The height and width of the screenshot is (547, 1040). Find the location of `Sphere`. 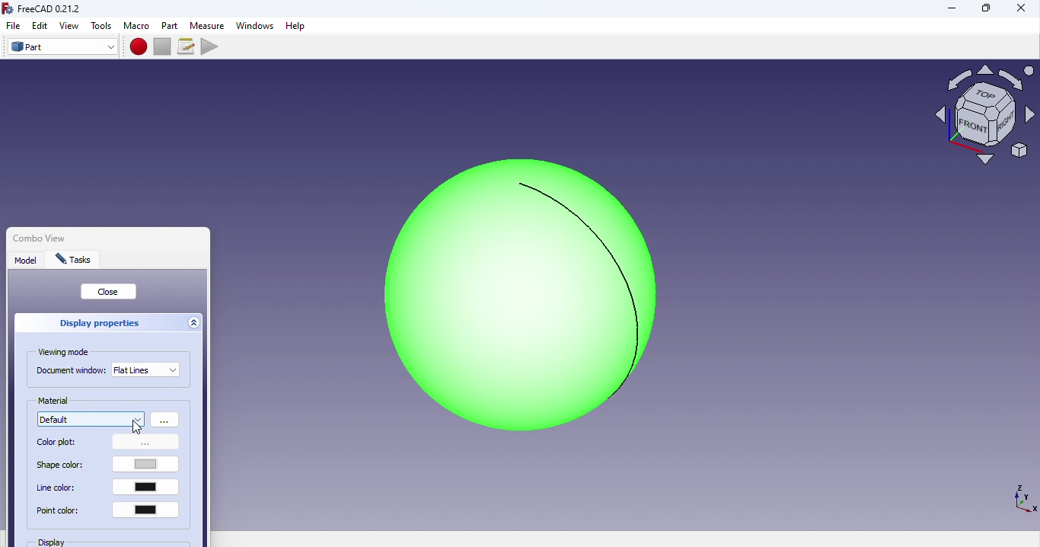

Sphere is located at coordinates (510, 295).